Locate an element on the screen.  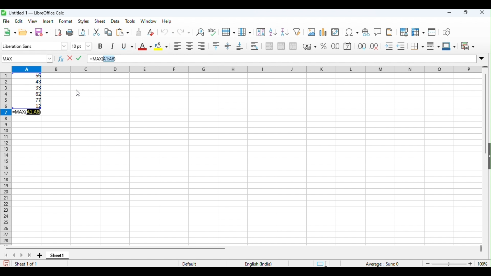
close is located at coordinates (481, 13).